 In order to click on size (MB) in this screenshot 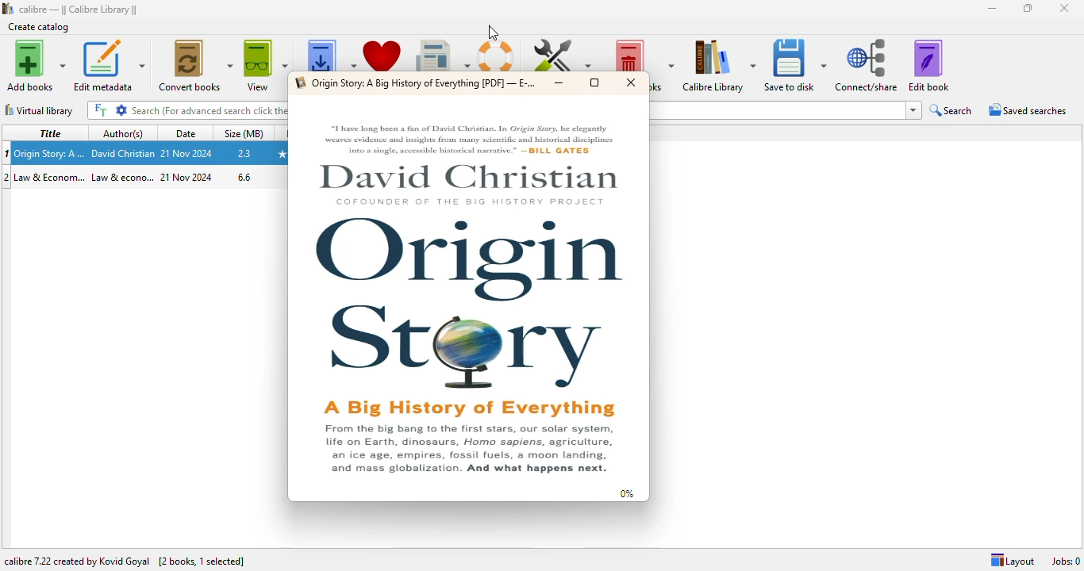, I will do `click(245, 132)`.